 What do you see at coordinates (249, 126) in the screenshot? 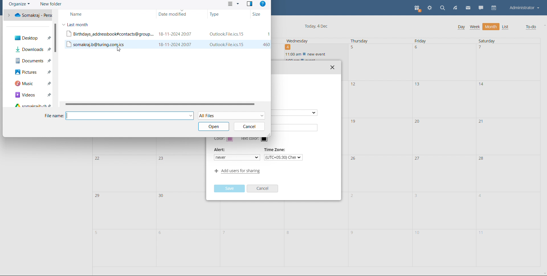
I see `cancel` at bounding box center [249, 126].